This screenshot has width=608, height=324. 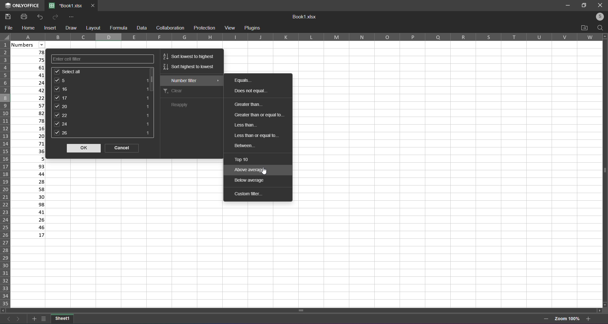 What do you see at coordinates (169, 28) in the screenshot?
I see `collaboration` at bounding box center [169, 28].